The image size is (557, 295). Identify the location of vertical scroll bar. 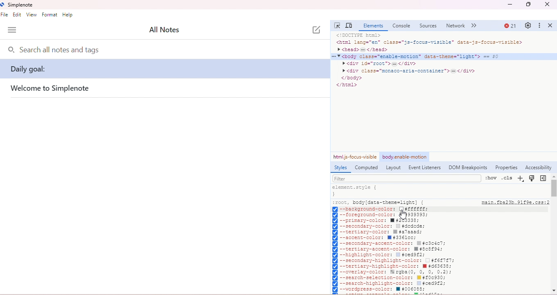
(554, 187).